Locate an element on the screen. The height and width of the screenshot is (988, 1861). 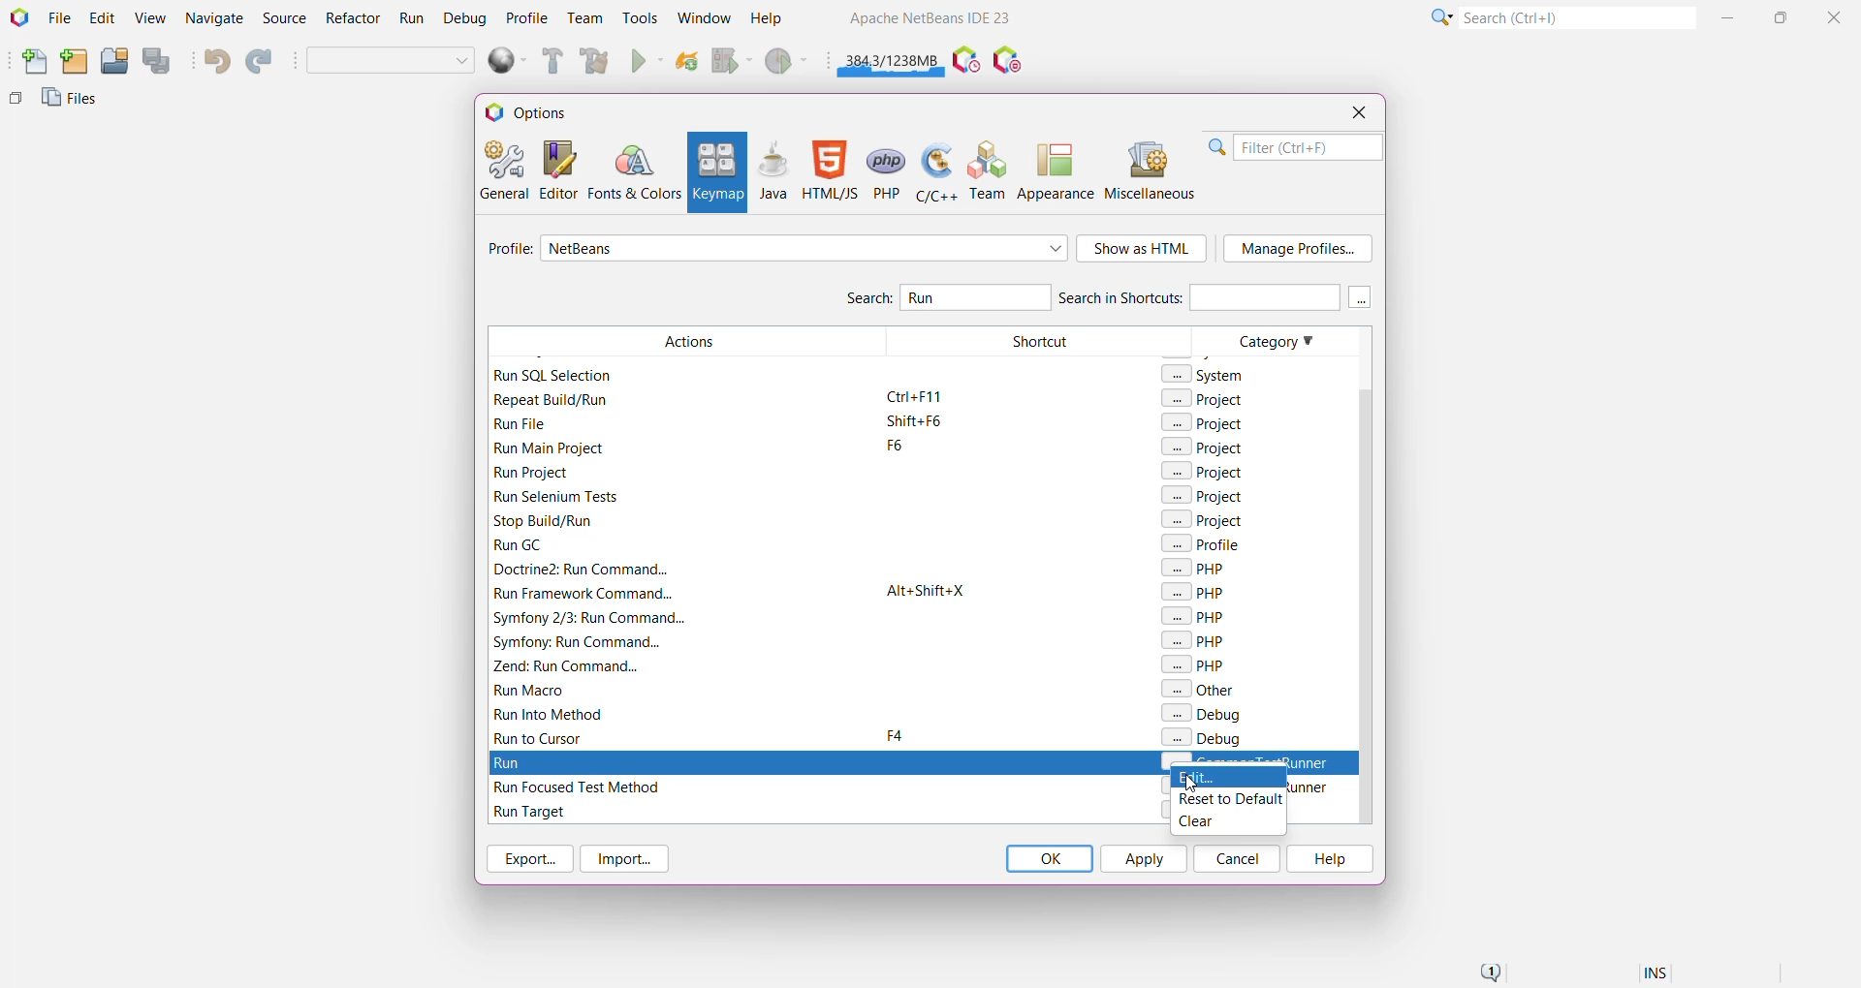
File is located at coordinates (59, 18).